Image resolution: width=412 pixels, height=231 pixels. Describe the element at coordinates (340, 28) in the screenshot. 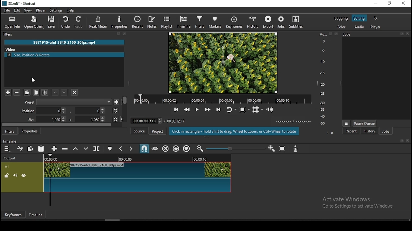

I see `color` at that location.